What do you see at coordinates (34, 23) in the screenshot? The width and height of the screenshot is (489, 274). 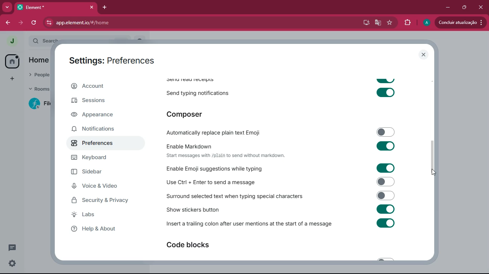 I see `refresh` at bounding box center [34, 23].